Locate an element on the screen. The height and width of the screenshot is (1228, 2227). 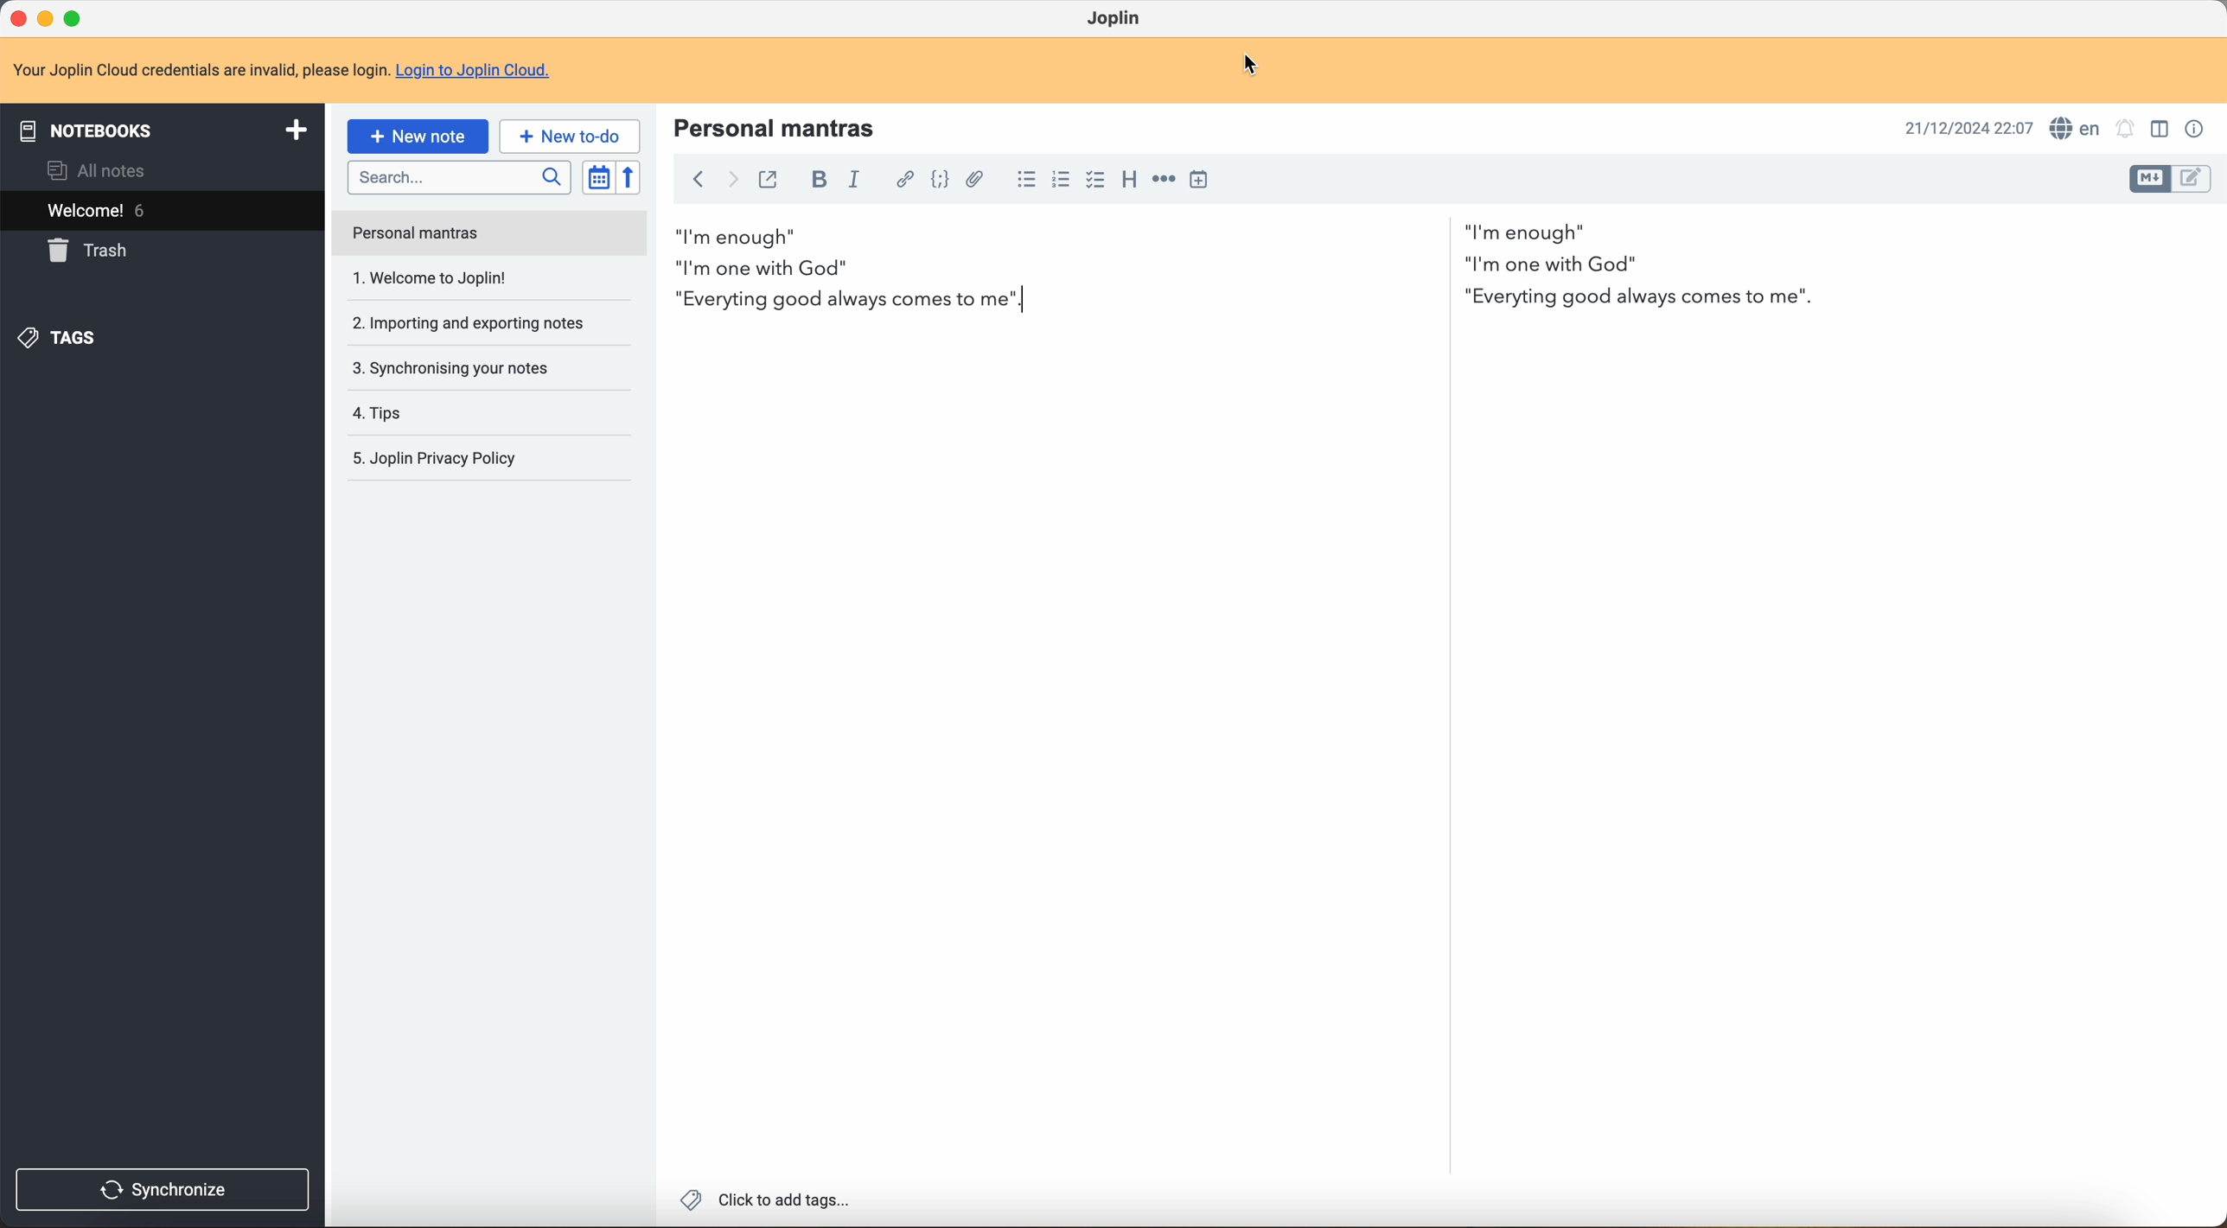
importing and exporting notes is located at coordinates (468, 277).